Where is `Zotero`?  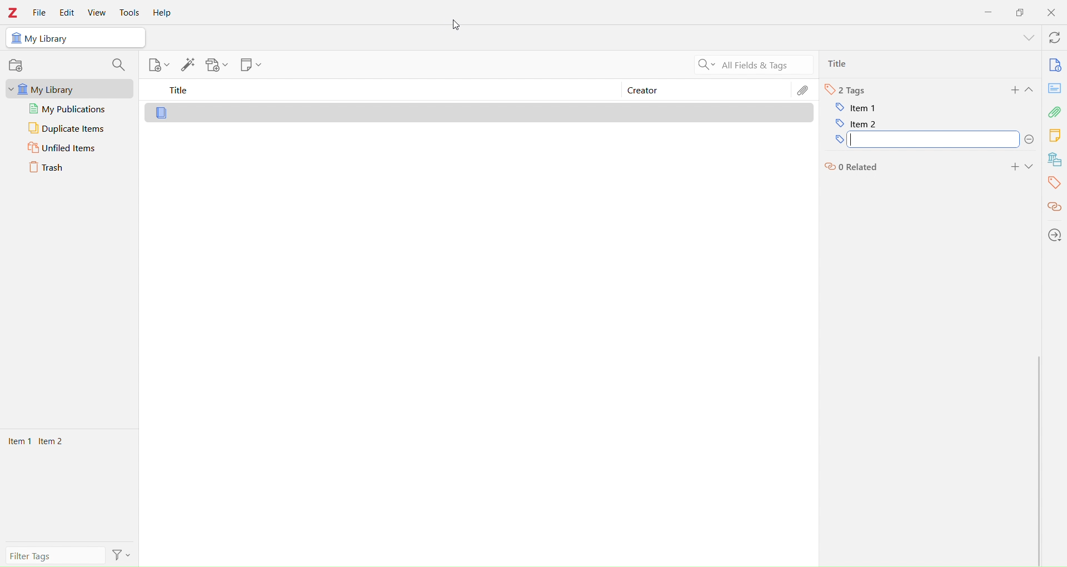
Zotero is located at coordinates (13, 13).